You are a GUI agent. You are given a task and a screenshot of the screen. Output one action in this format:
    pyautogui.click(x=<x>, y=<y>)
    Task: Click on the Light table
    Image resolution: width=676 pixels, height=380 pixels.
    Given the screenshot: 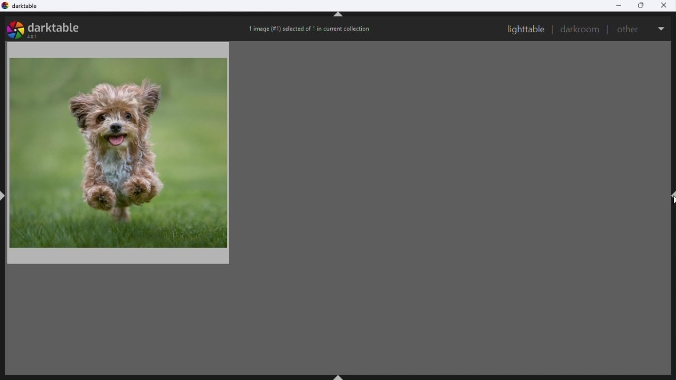 What is the action you would take?
    pyautogui.click(x=526, y=29)
    